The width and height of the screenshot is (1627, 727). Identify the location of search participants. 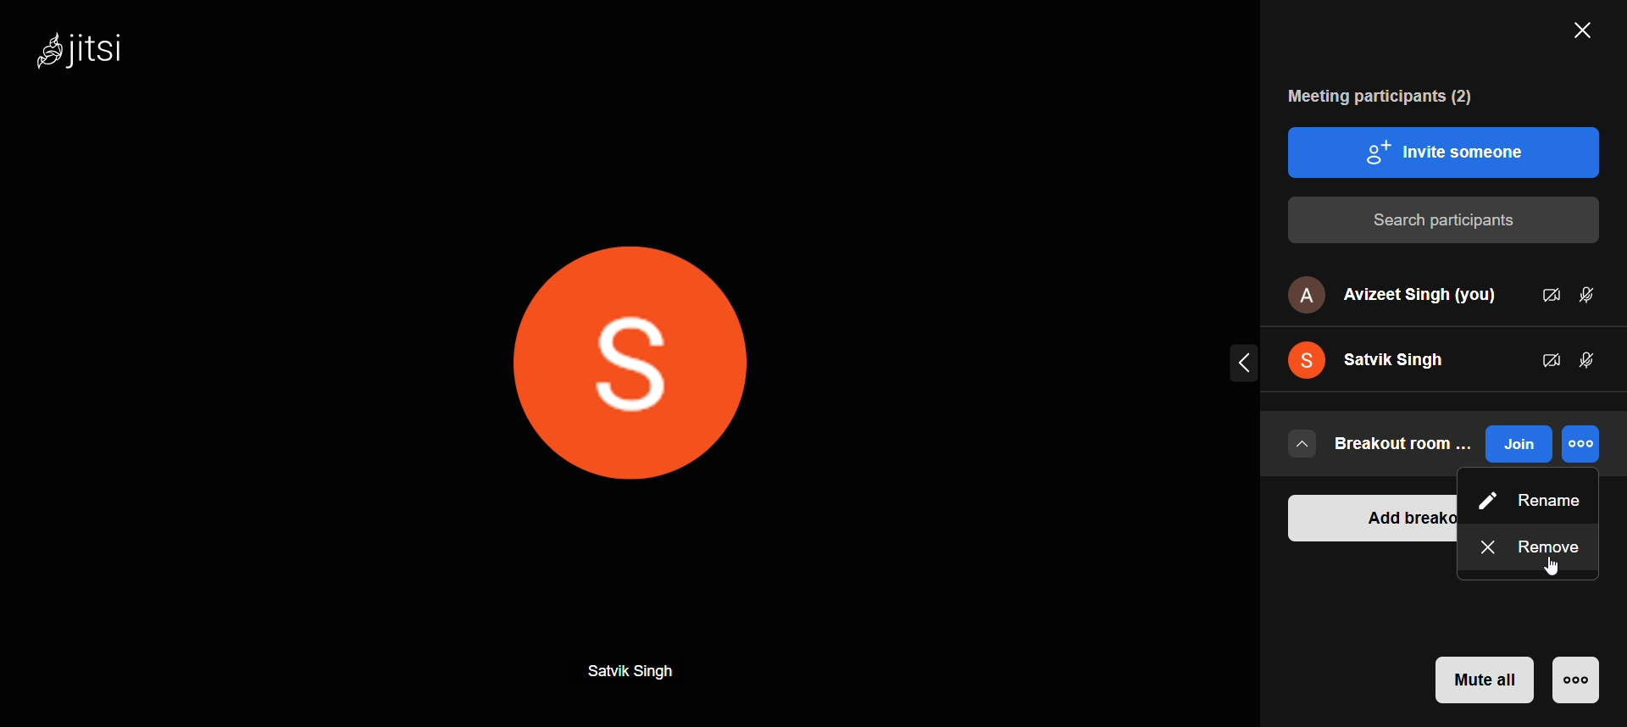
(1442, 219).